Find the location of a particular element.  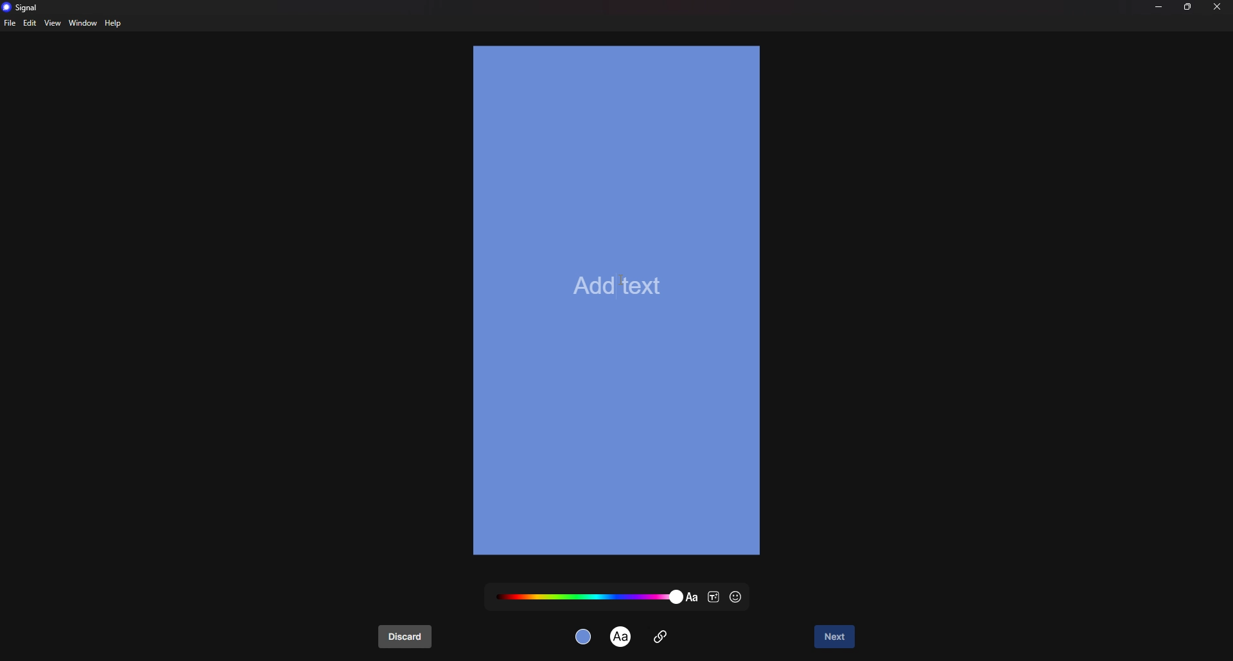

emoji is located at coordinates (737, 597).